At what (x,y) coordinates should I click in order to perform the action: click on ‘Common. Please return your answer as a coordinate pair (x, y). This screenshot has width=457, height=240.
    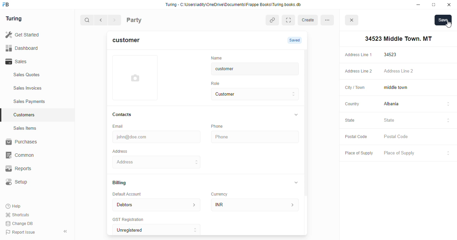
    Looking at the image, I should click on (33, 155).